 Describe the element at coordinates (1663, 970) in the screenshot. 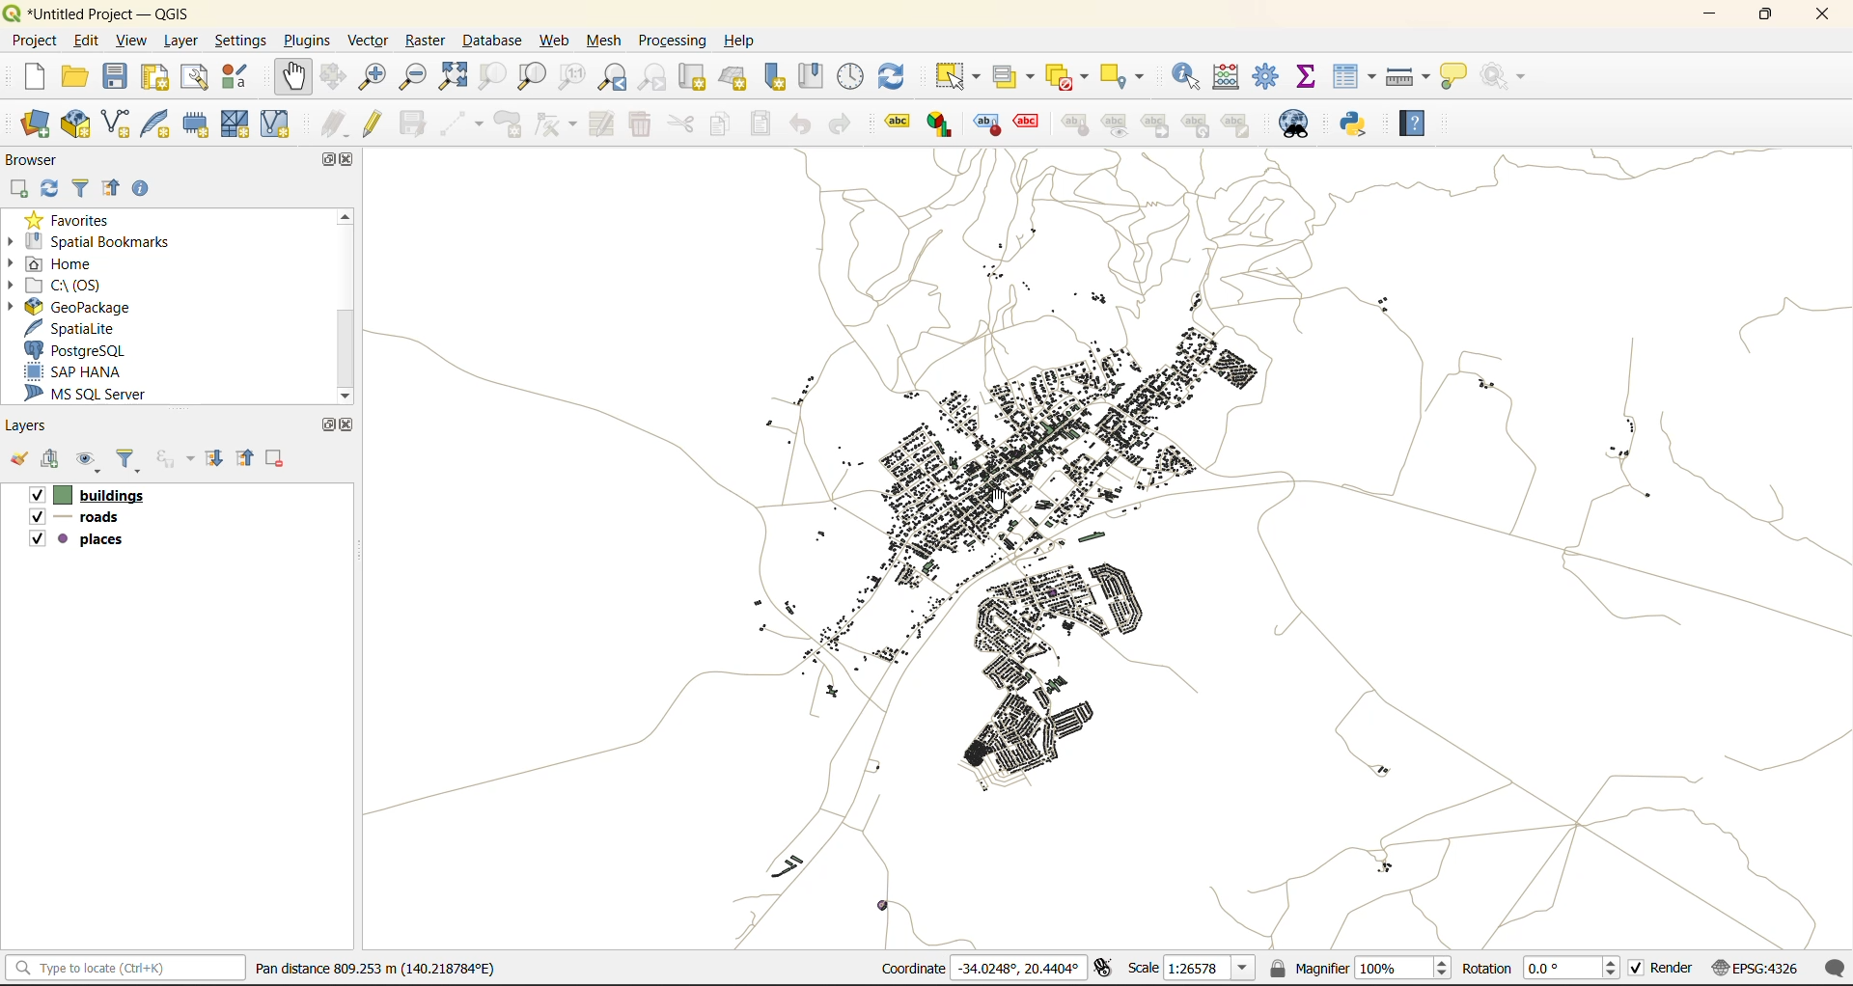

I see `render` at that location.